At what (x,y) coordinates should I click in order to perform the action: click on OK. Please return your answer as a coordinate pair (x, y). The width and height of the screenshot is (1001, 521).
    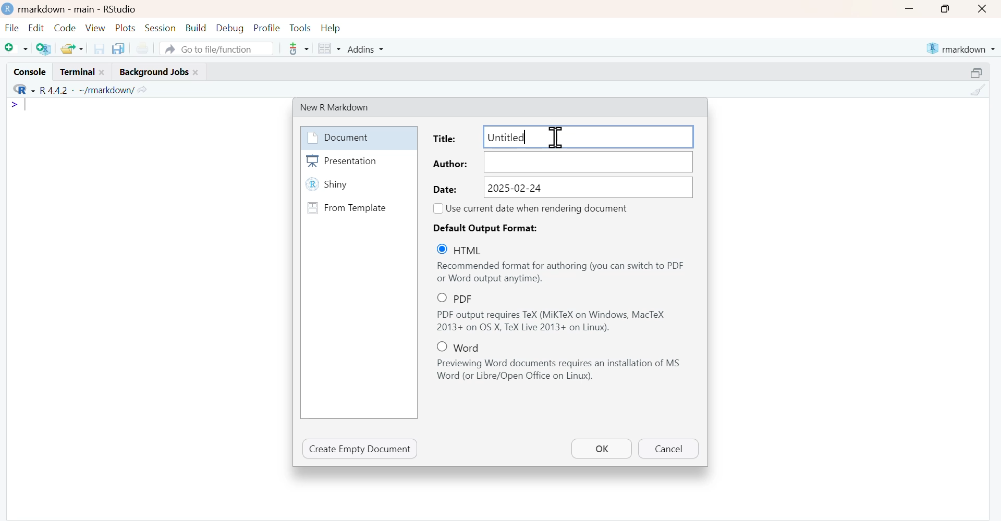
    Looking at the image, I should click on (601, 448).